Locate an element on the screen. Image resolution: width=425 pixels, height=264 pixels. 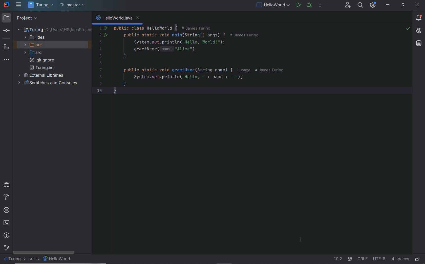
MINIMIZE is located at coordinates (388, 5).